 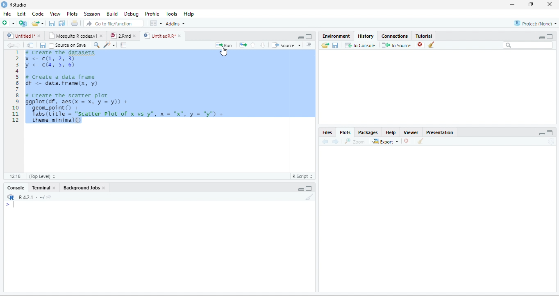 I want to click on Tutorial, so click(x=424, y=35).